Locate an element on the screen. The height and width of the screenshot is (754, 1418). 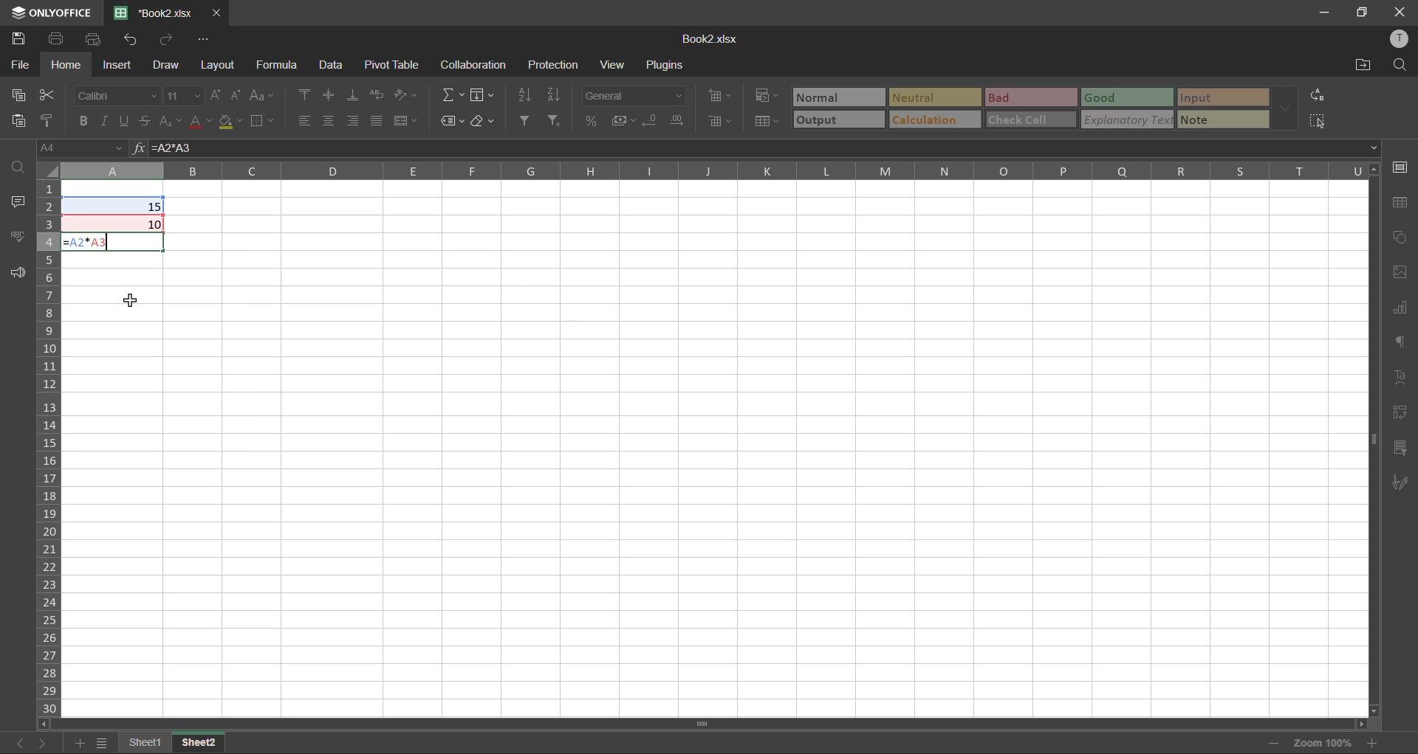
filter is located at coordinates (527, 120).